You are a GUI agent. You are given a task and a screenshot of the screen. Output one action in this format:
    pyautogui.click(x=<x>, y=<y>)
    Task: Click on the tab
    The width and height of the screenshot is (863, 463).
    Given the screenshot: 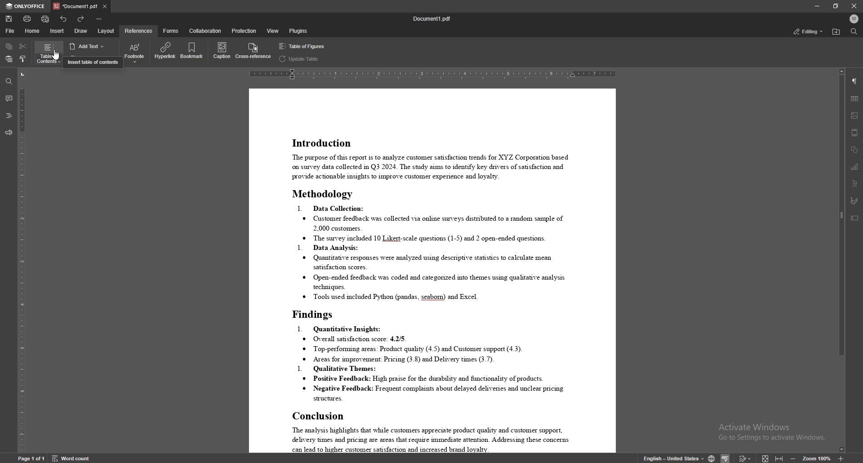 What is the action you would take?
    pyautogui.click(x=74, y=6)
    